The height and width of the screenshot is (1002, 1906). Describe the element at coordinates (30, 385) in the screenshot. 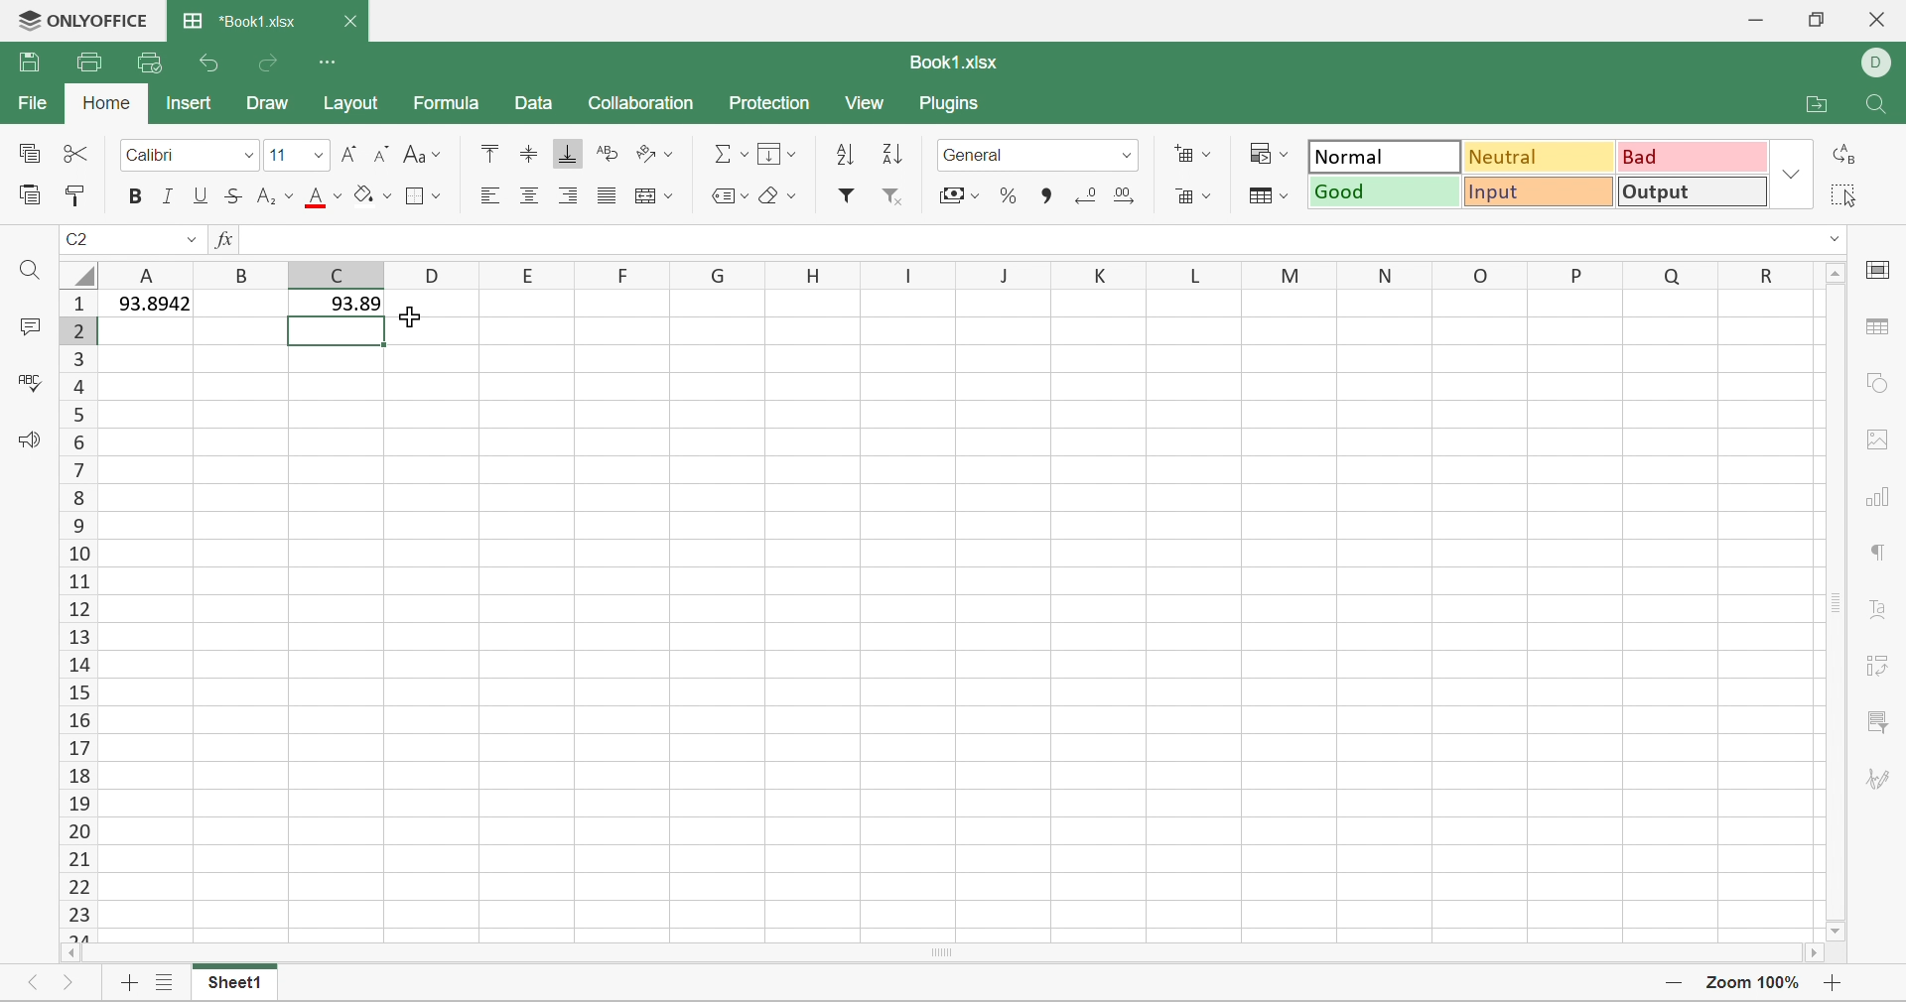

I see `Check Spelling` at that location.